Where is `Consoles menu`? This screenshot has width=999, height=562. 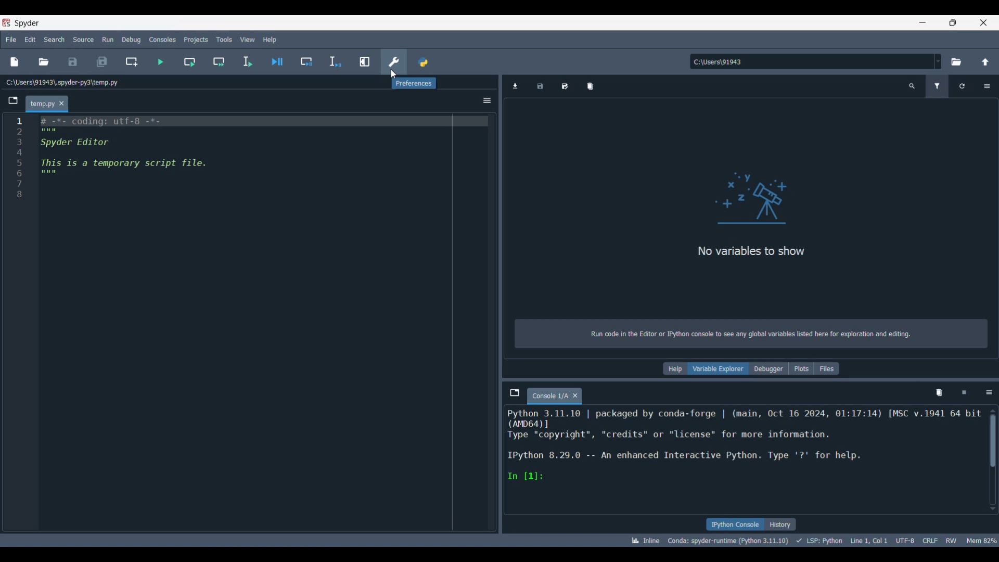
Consoles menu is located at coordinates (162, 40).